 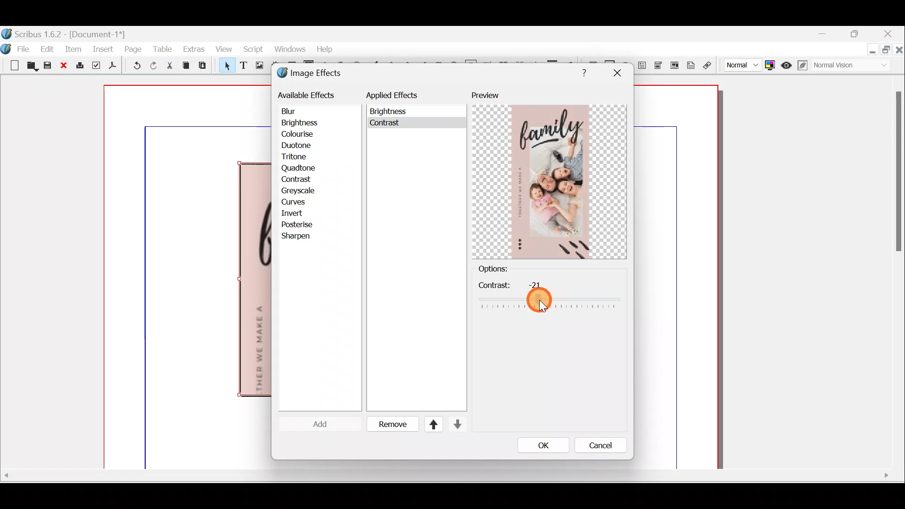 I want to click on Close, so click(x=899, y=51).